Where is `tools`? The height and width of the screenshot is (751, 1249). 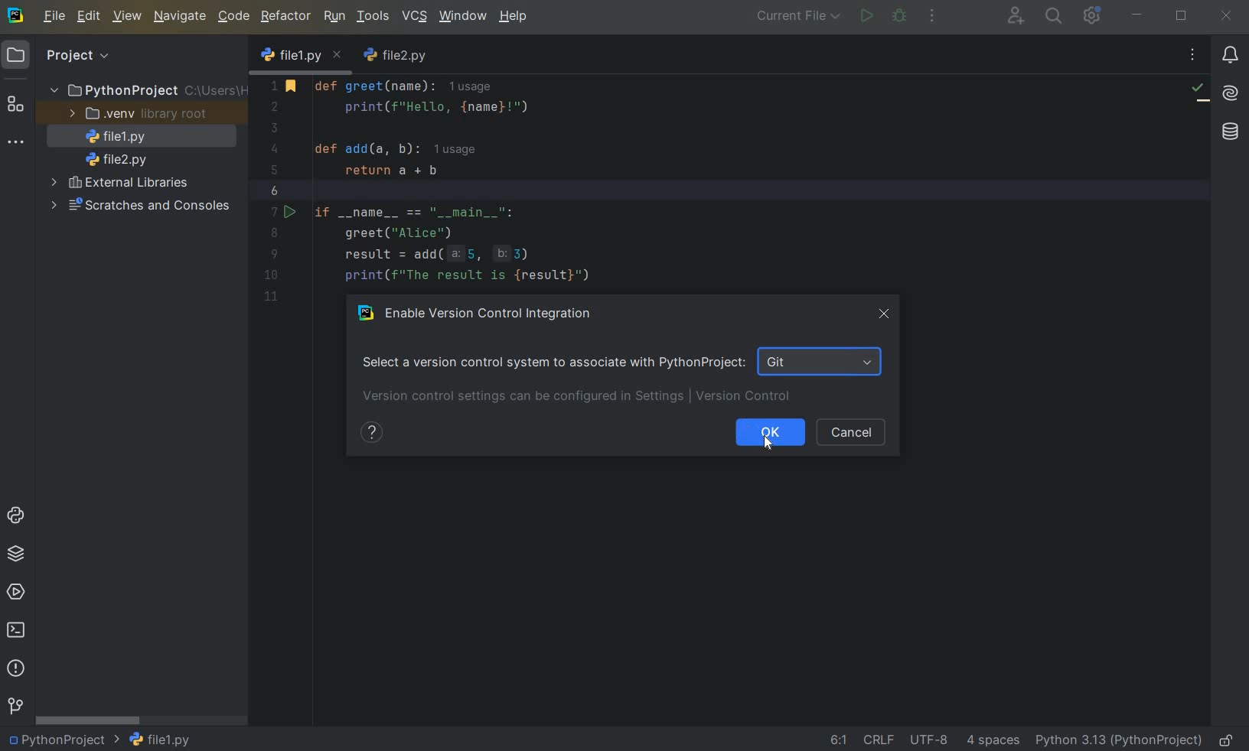
tools is located at coordinates (373, 18).